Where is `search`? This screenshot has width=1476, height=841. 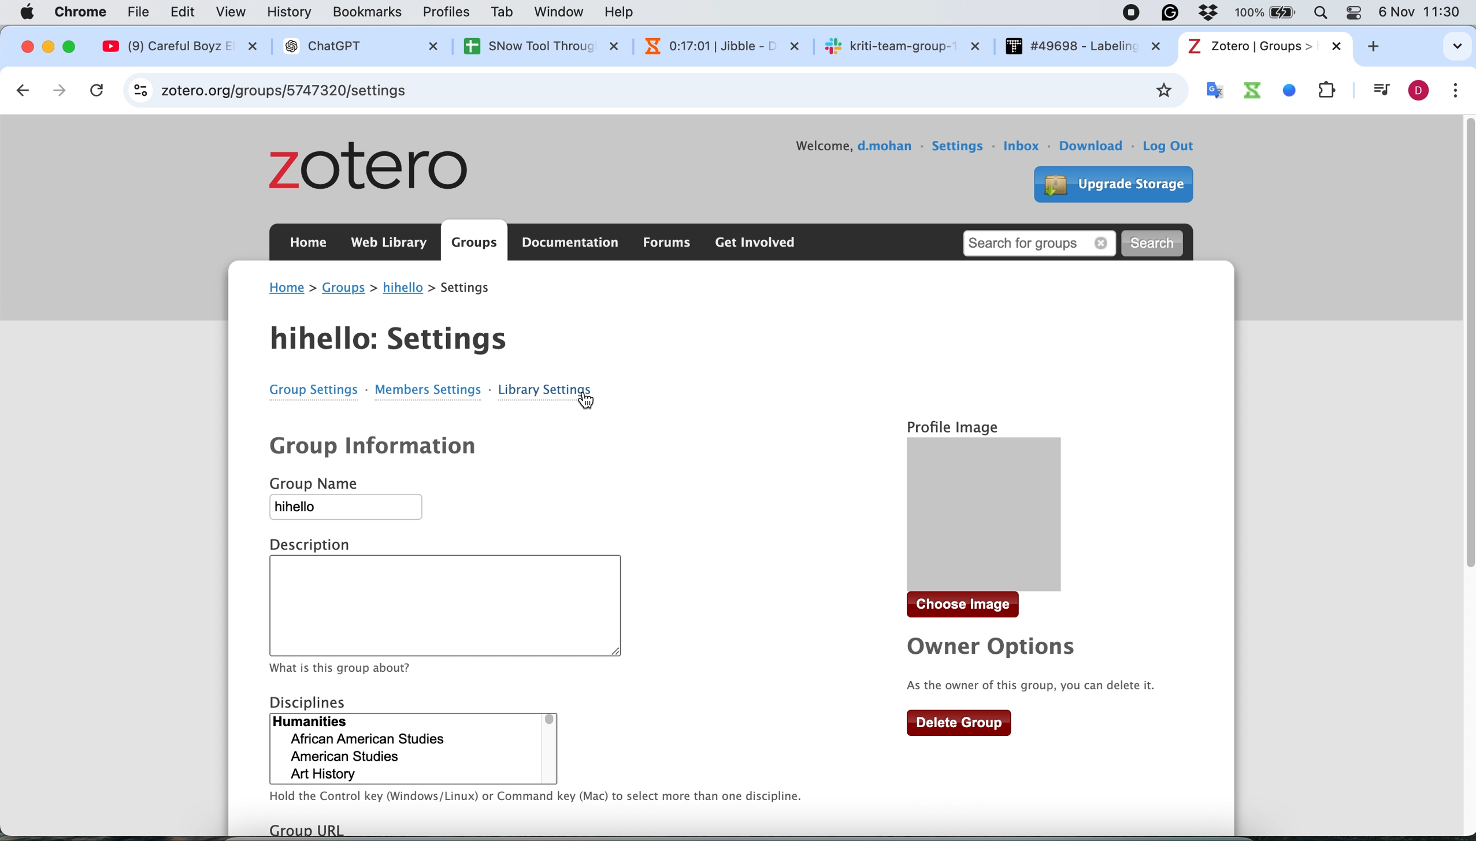 search is located at coordinates (1156, 242).